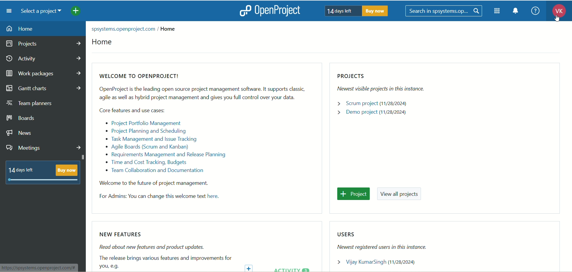 The height and width of the screenshot is (272, 572). I want to click on location, so click(137, 29).